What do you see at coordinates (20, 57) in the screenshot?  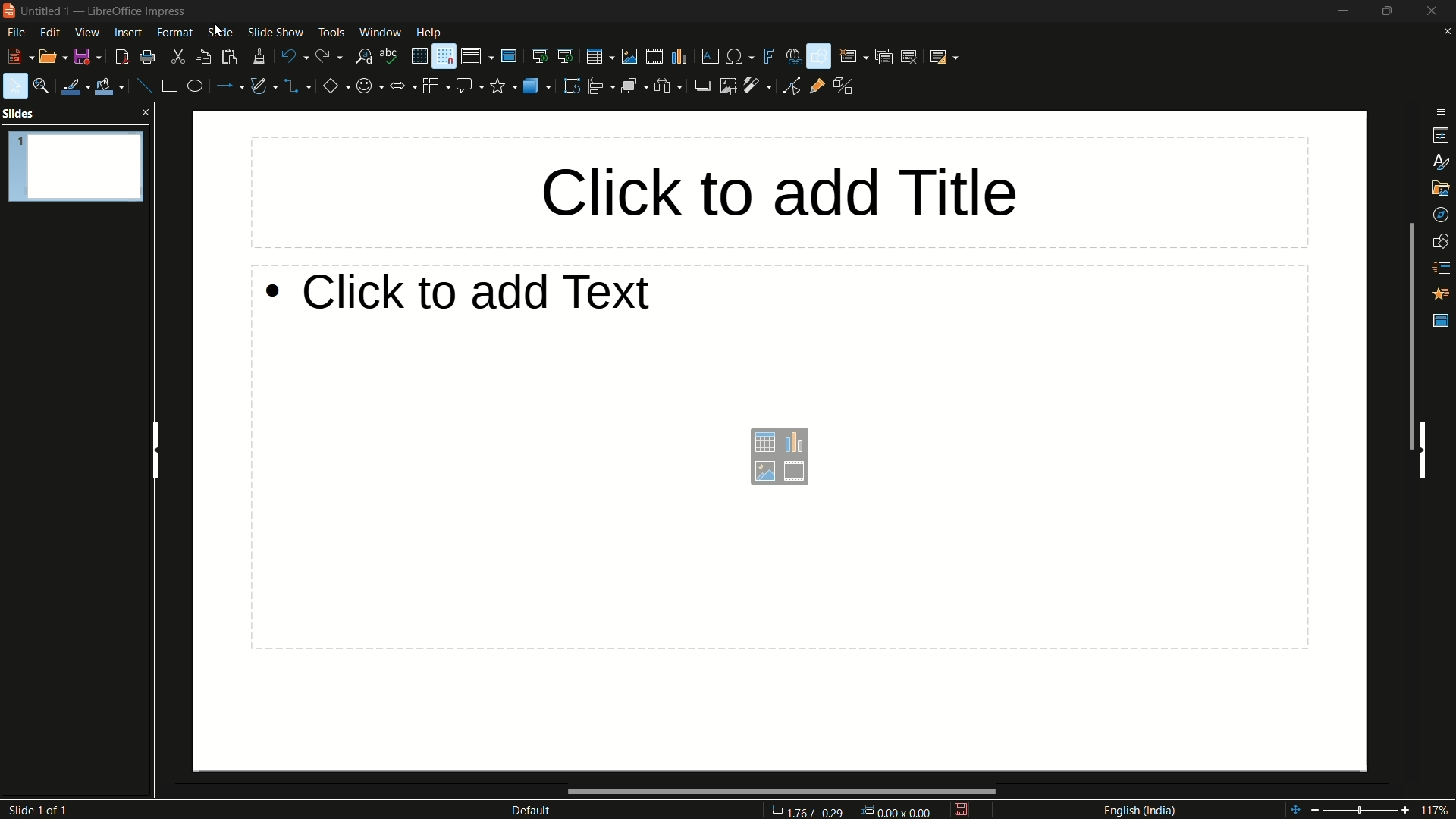 I see `new file` at bounding box center [20, 57].